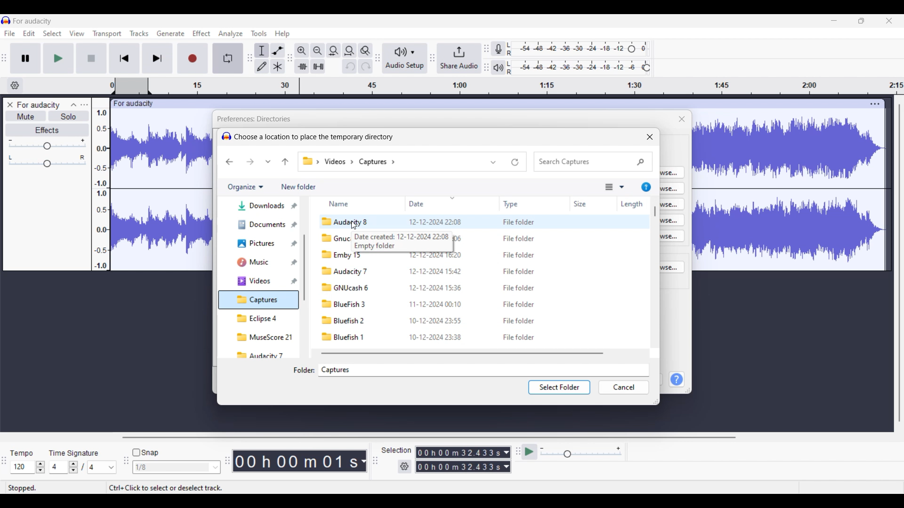  I want to click on Input space for folder name, so click(484, 370).